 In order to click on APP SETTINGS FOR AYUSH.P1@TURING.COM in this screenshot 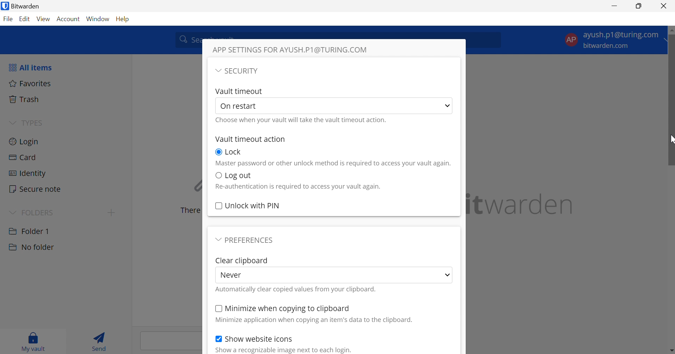, I will do `click(292, 49)`.